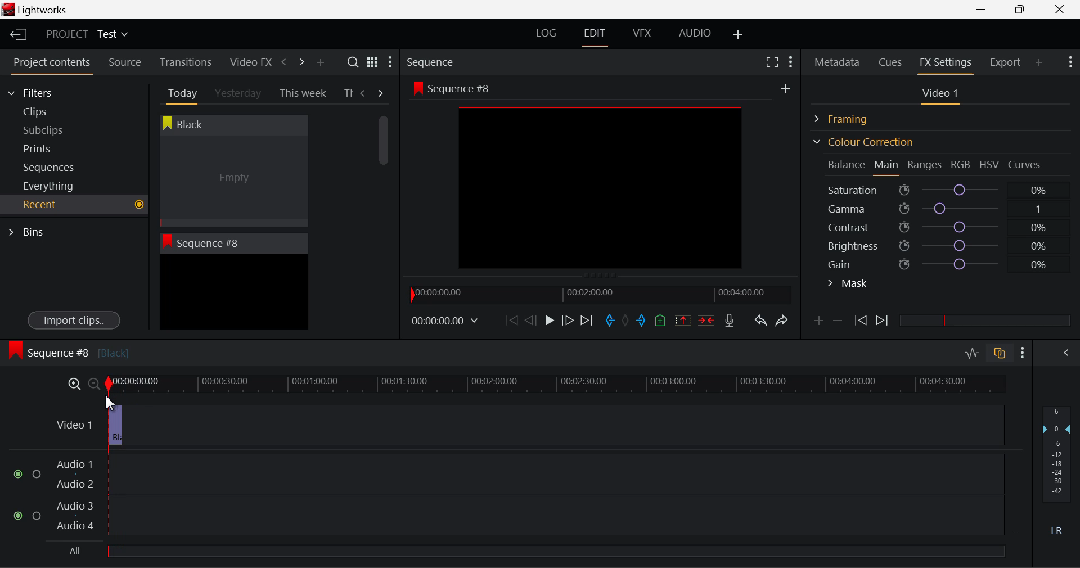 The image size is (1080, 568). What do you see at coordinates (40, 91) in the screenshot?
I see `Filters` at bounding box center [40, 91].